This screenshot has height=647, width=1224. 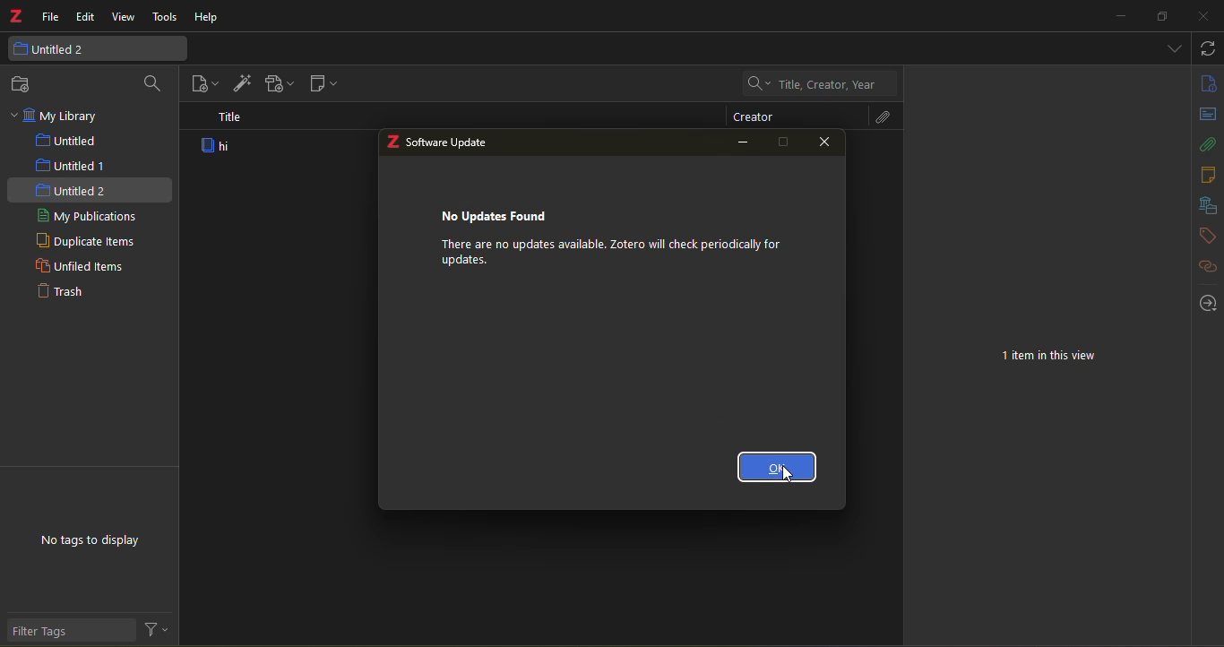 What do you see at coordinates (231, 119) in the screenshot?
I see `title` at bounding box center [231, 119].